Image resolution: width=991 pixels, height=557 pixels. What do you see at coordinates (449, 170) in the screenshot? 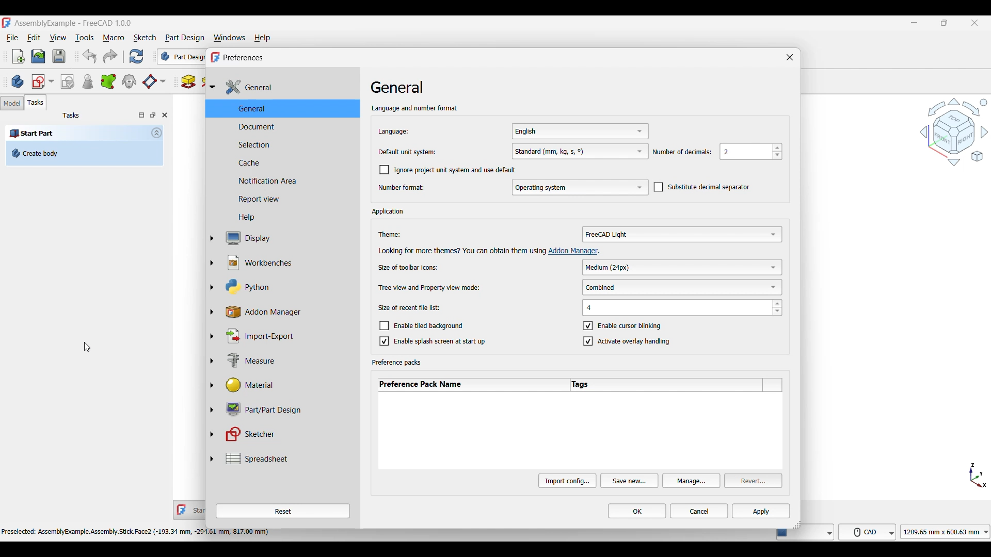
I see `Ignore project unit system and use default` at bounding box center [449, 170].